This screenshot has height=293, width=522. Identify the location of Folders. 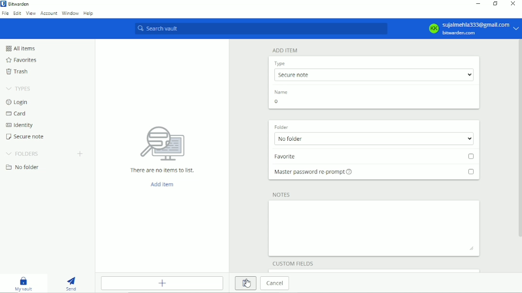
(23, 153).